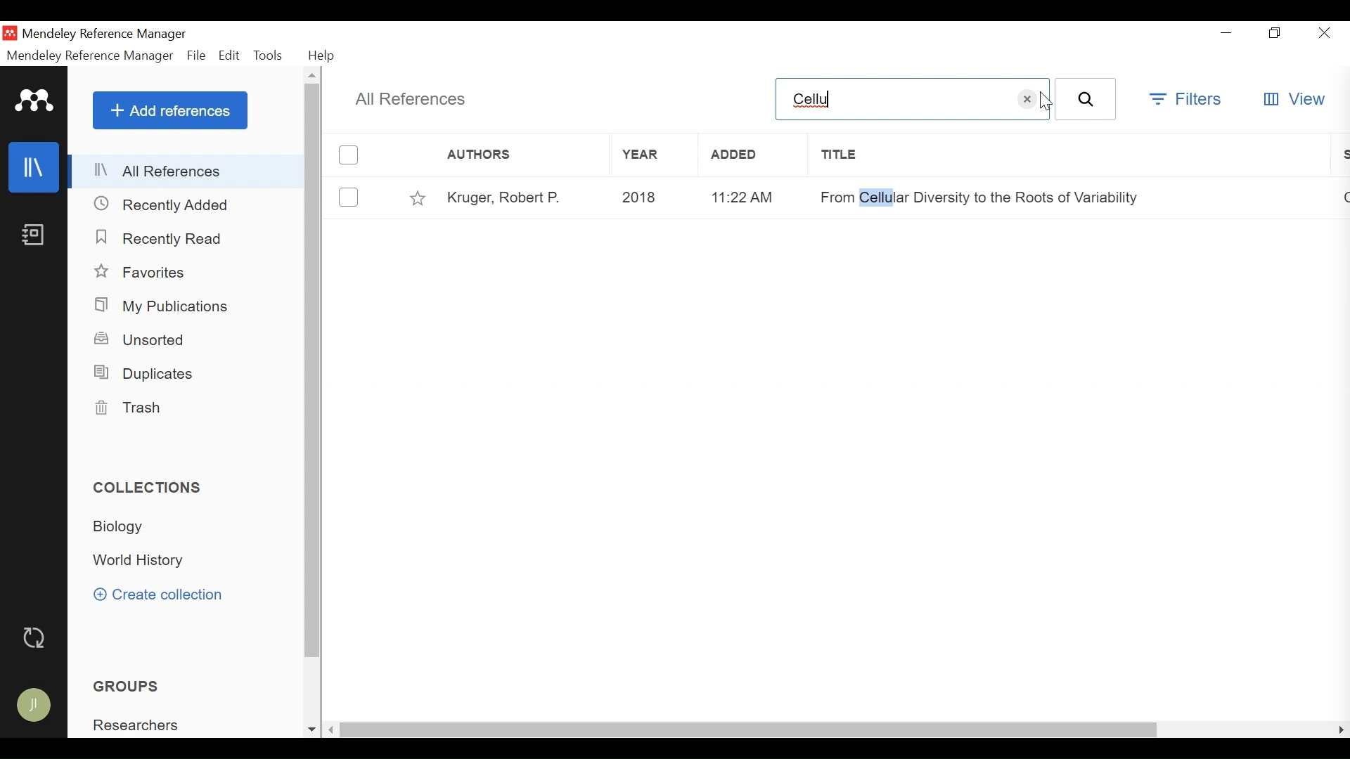 This screenshot has height=759, width=1350. I want to click on Recently Read, so click(160, 238).